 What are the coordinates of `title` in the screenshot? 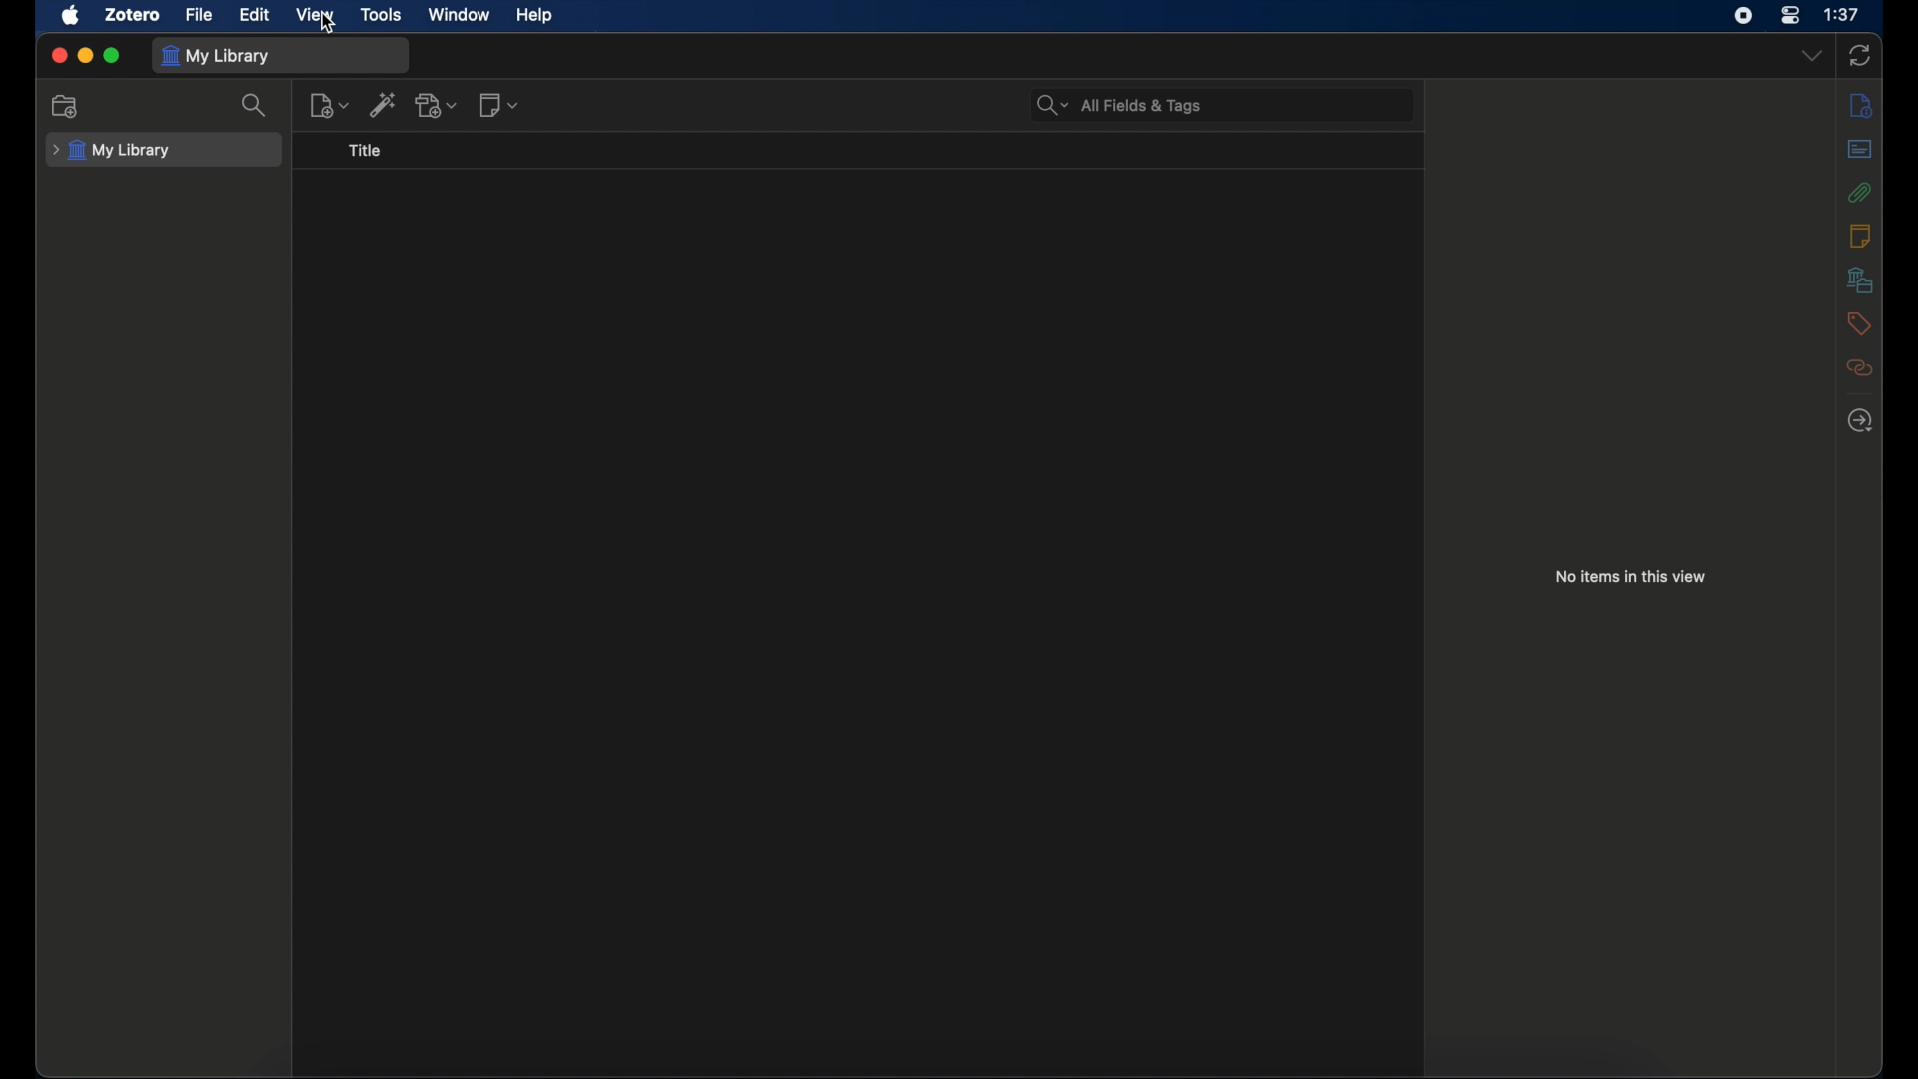 It's located at (372, 156).